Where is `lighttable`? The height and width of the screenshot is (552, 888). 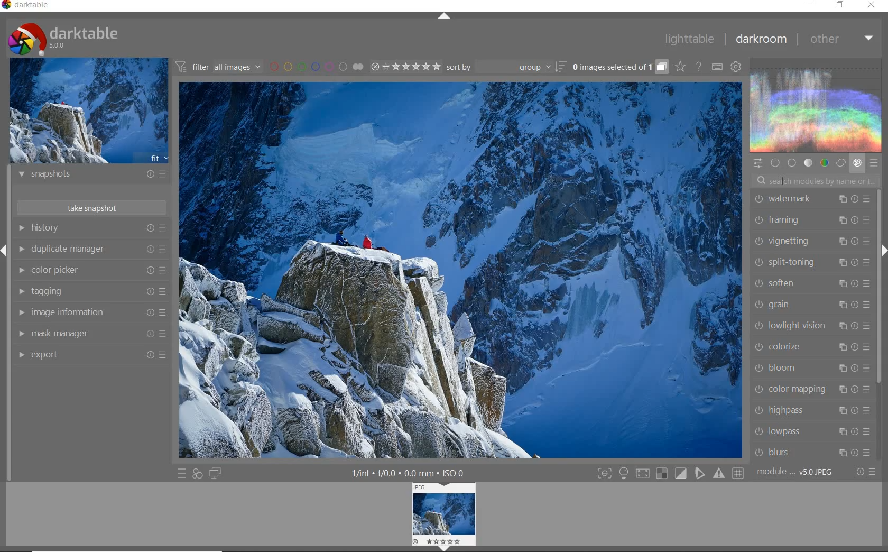 lighttable is located at coordinates (690, 38).